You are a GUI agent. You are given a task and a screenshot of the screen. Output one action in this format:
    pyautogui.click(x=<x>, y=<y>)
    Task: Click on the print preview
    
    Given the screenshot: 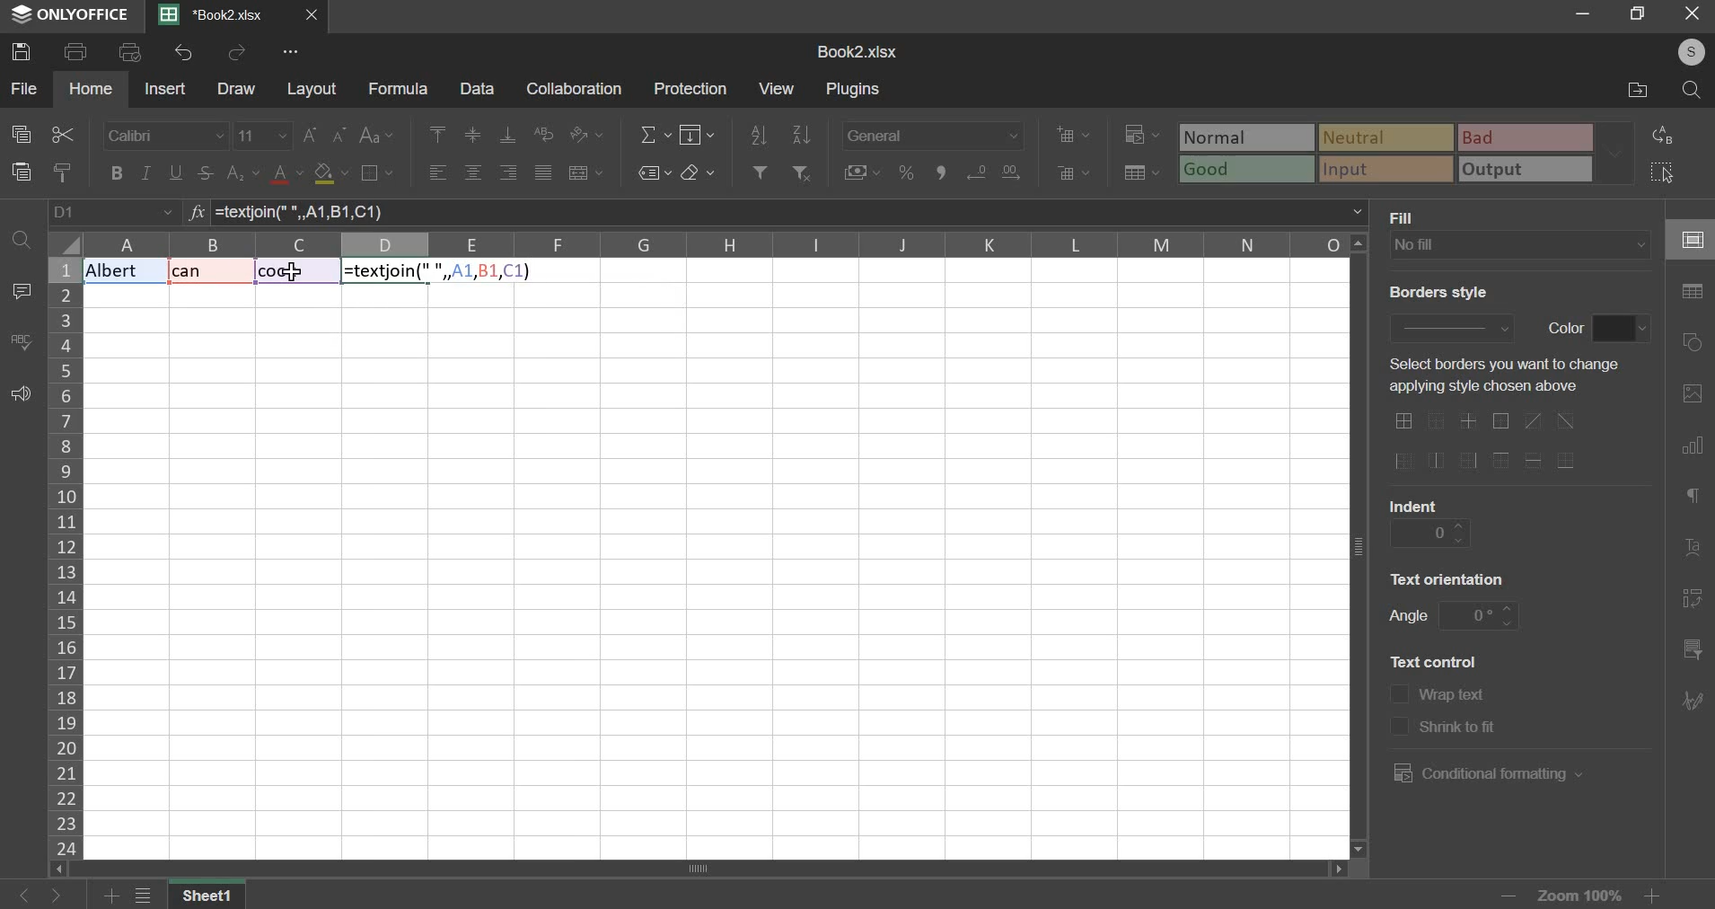 What is the action you would take?
    pyautogui.click(x=131, y=52)
    